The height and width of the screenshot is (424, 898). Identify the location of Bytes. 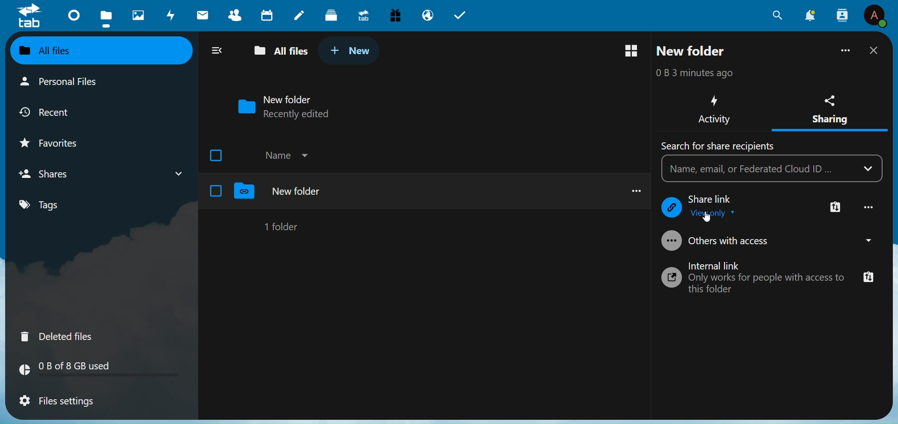
(661, 73).